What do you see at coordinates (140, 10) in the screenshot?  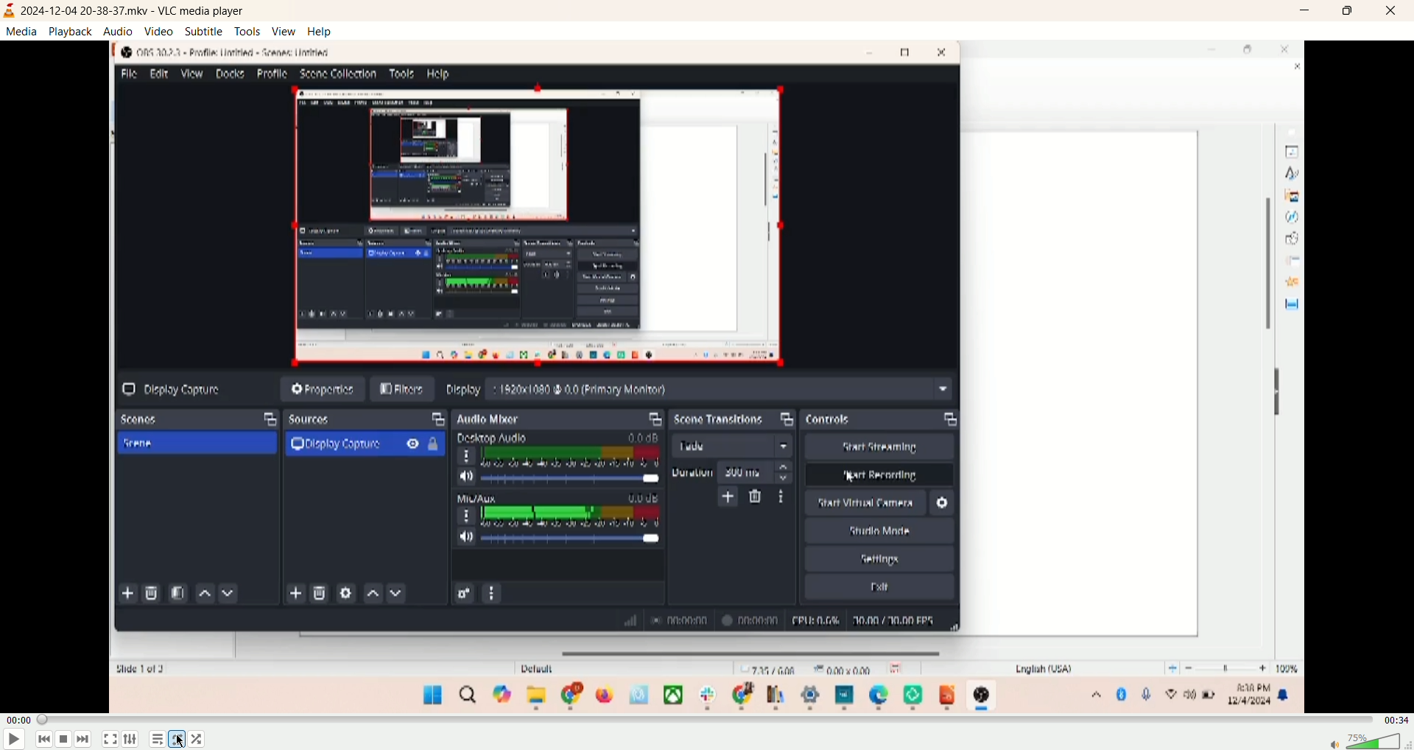 I see `2024-12-04 20-38-37.mkv - VLC media player` at bounding box center [140, 10].